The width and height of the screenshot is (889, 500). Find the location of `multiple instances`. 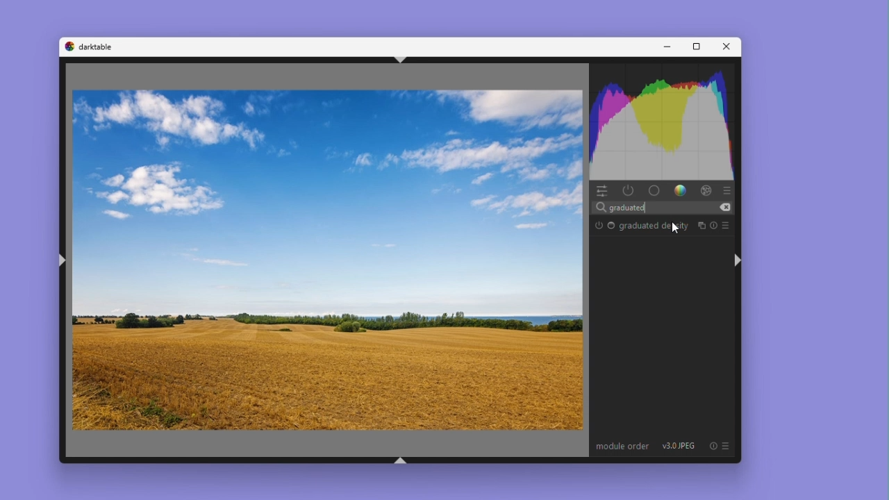

multiple instances is located at coordinates (701, 224).